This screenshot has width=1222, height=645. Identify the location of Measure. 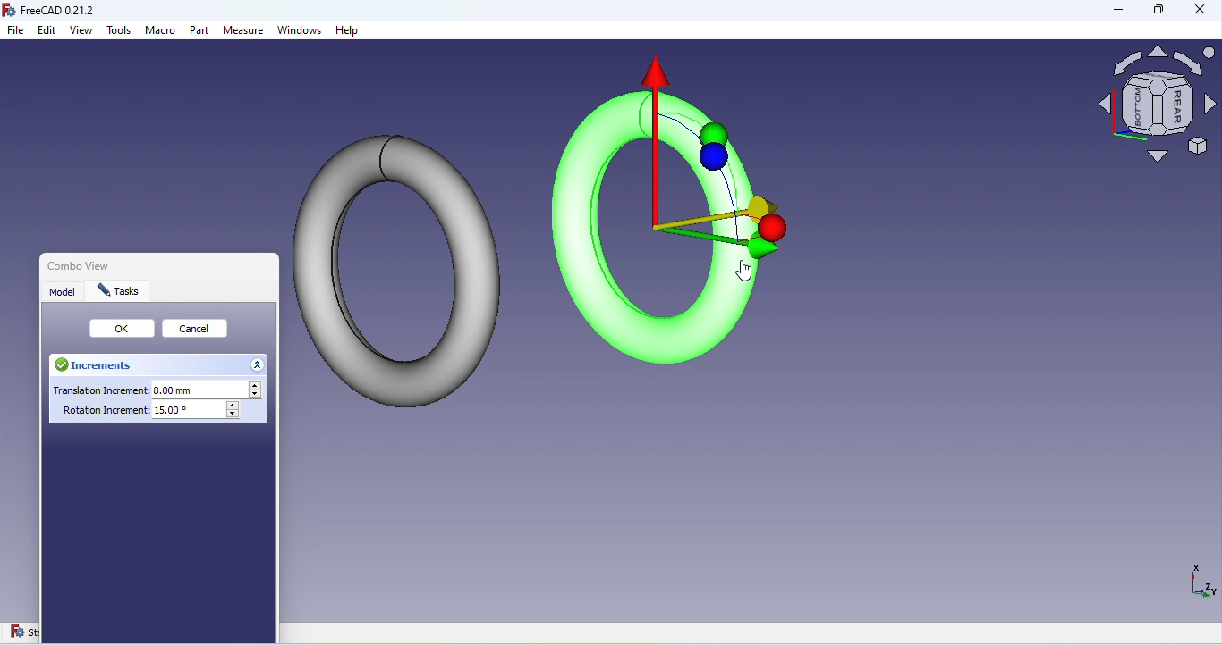
(244, 31).